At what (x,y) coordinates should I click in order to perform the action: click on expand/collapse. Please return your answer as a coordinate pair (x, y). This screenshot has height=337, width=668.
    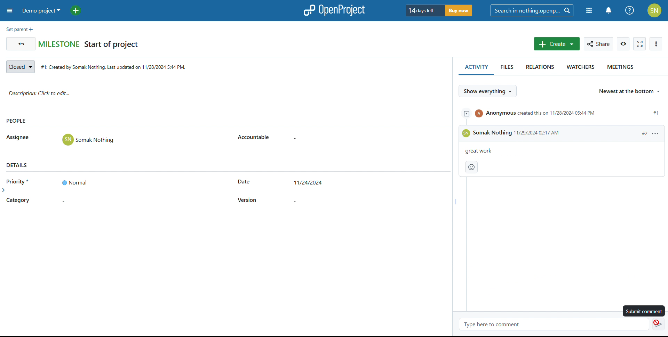
    Looking at the image, I should click on (465, 113).